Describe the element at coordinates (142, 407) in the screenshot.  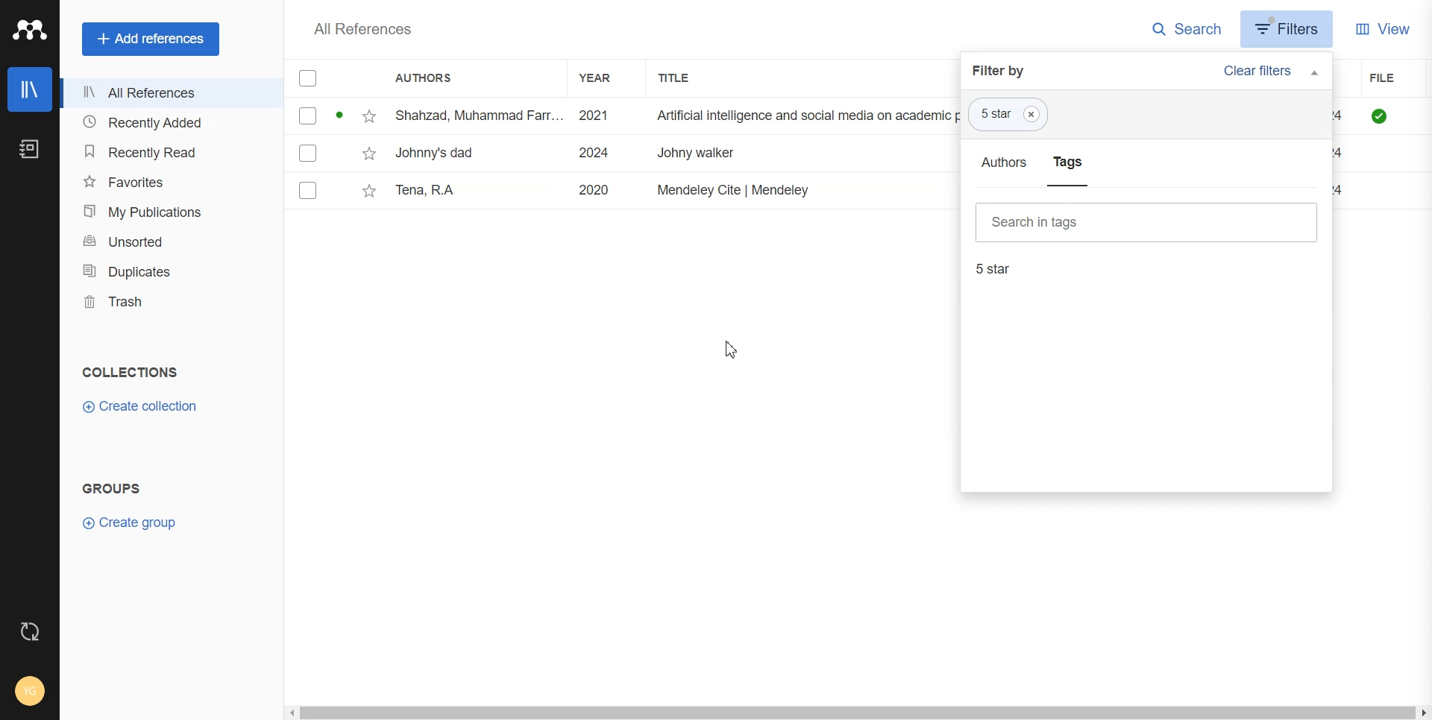
I see `Create Collection` at that location.